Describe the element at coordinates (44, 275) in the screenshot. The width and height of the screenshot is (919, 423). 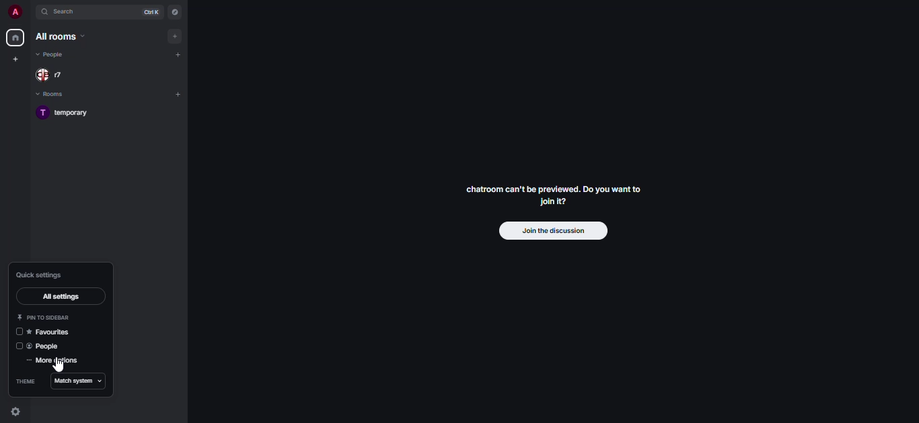
I see `quick settings` at that location.